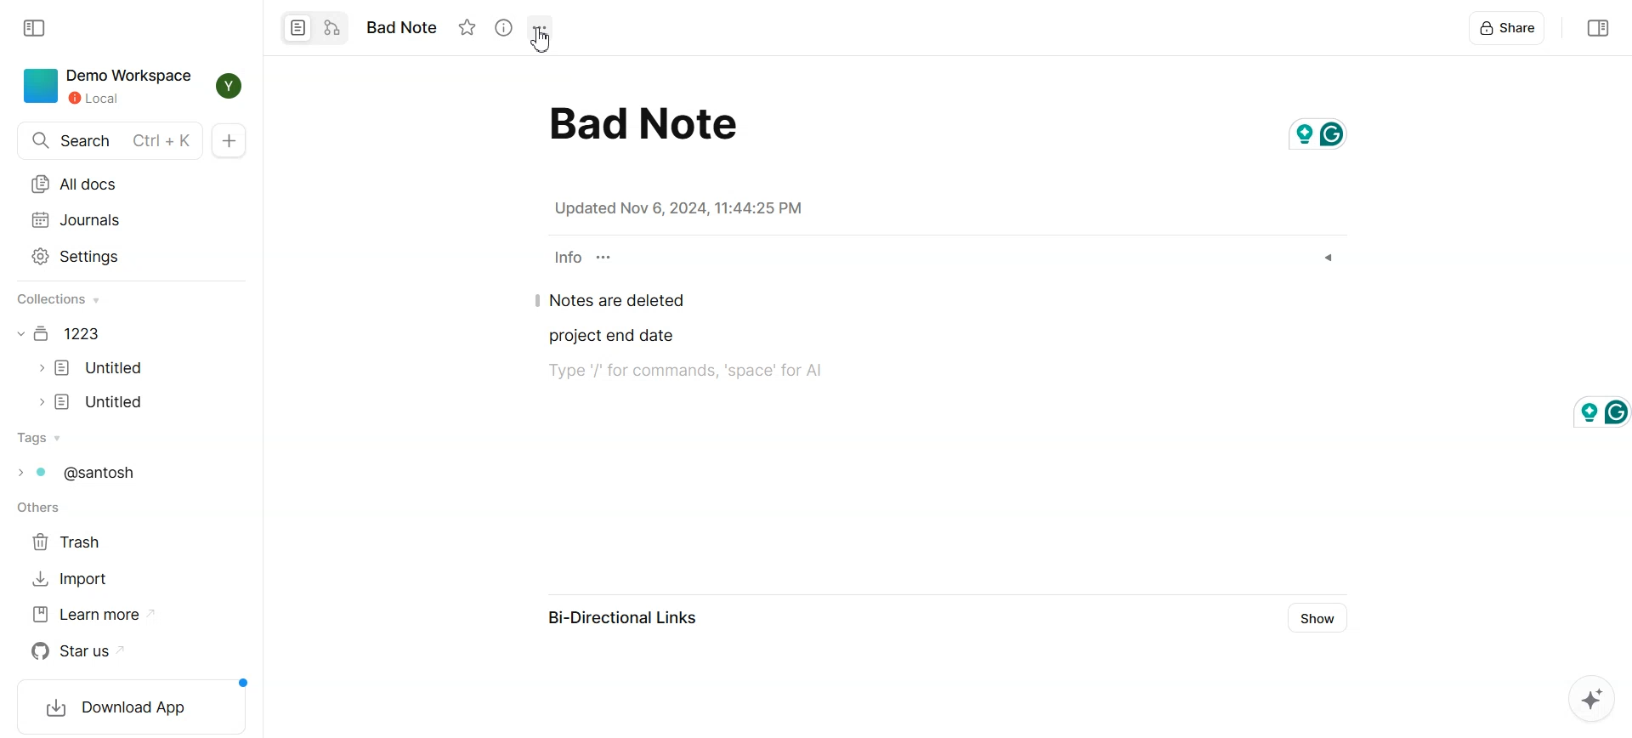  Describe the element at coordinates (1325, 131) in the screenshot. I see `grammarly` at that location.